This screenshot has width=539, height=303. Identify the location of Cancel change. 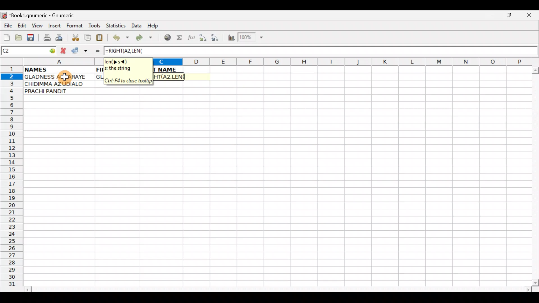
(65, 50).